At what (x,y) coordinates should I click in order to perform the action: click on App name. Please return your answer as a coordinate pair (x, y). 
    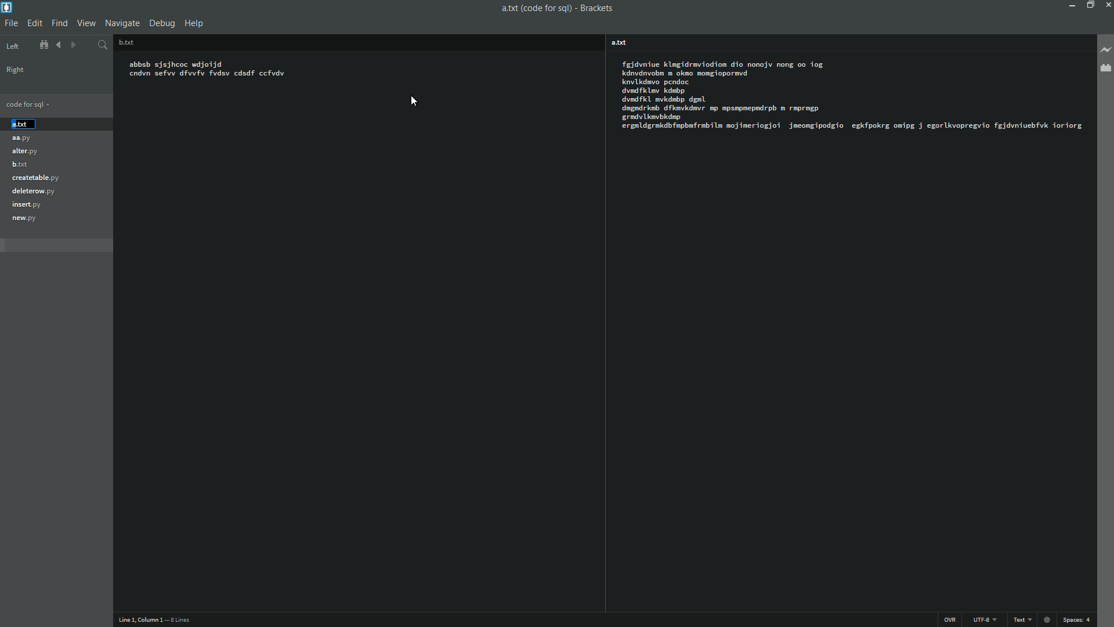
    Looking at the image, I should click on (596, 7).